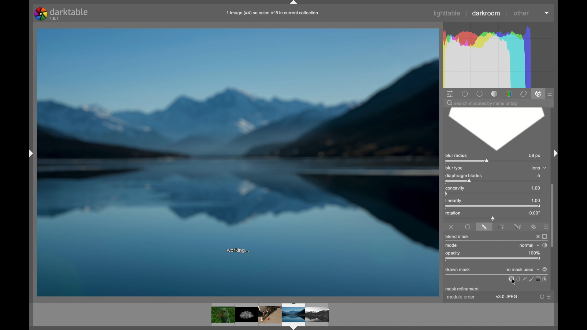  I want to click on photos, so click(270, 315).